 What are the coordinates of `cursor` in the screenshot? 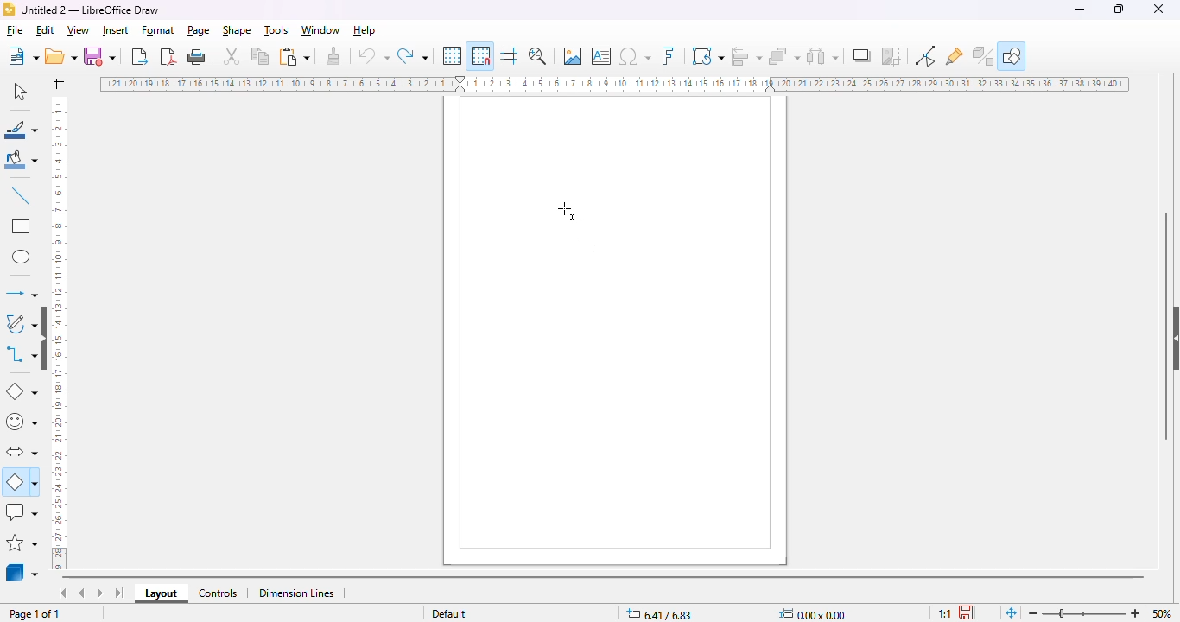 It's located at (565, 211).